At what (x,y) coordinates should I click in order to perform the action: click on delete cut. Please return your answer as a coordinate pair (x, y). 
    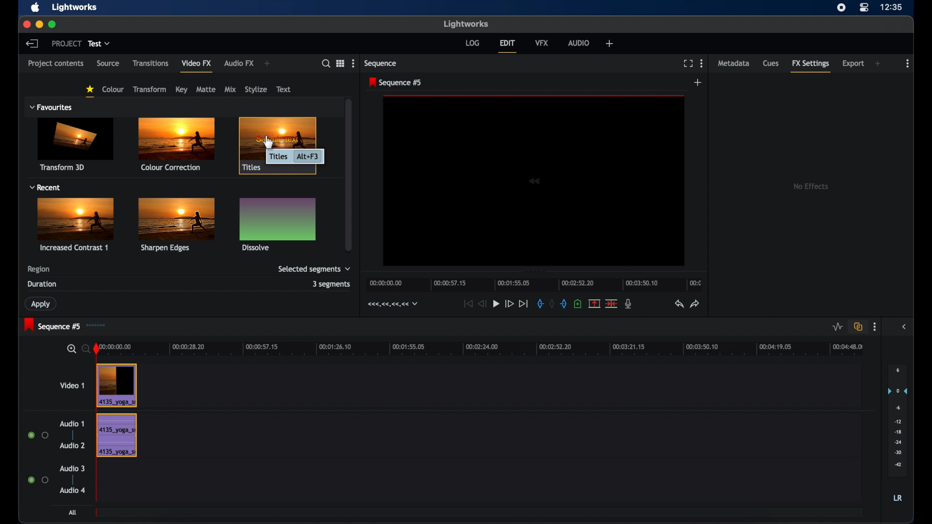
    Looking at the image, I should click on (612, 303).